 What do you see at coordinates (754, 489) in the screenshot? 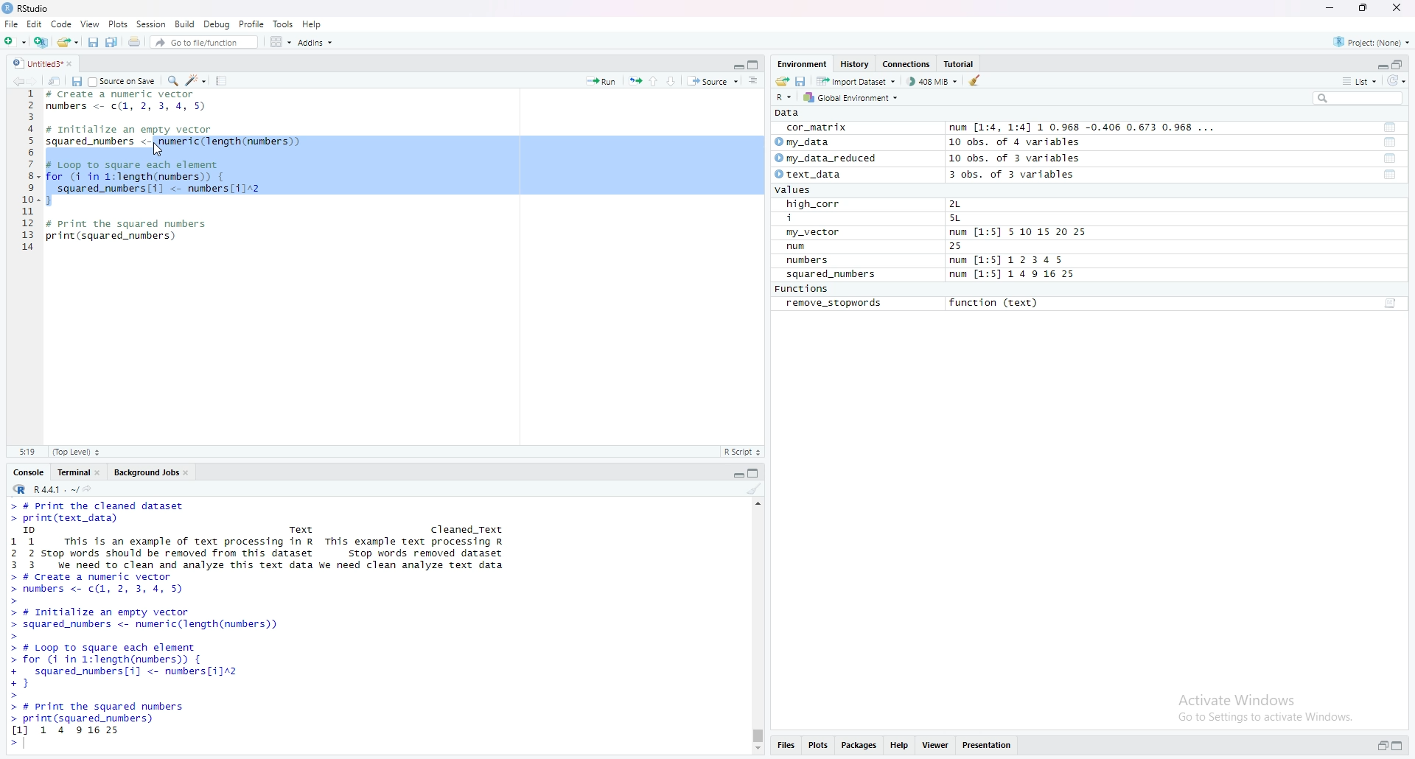
I see `clear console` at bounding box center [754, 489].